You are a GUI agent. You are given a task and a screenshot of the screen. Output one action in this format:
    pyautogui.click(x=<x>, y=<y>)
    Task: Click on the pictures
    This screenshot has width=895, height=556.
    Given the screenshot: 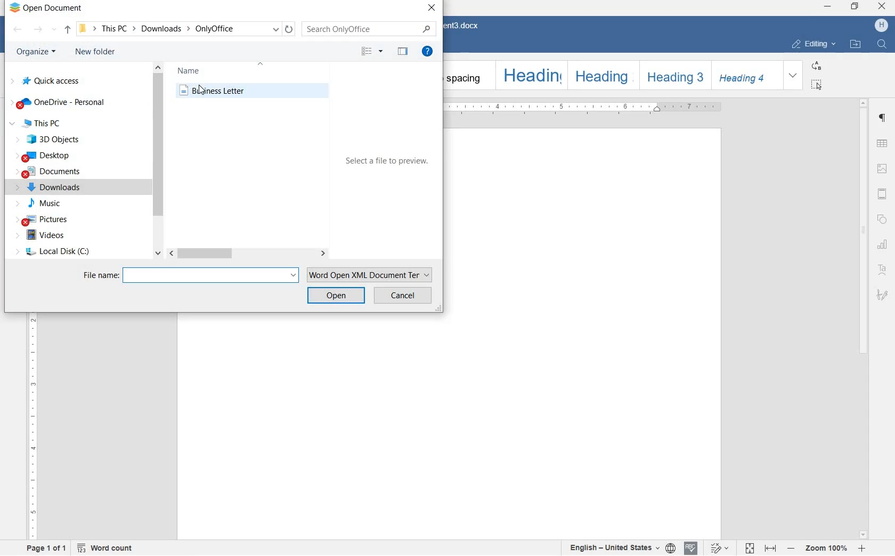 What is the action you would take?
    pyautogui.click(x=44, y=219)
    